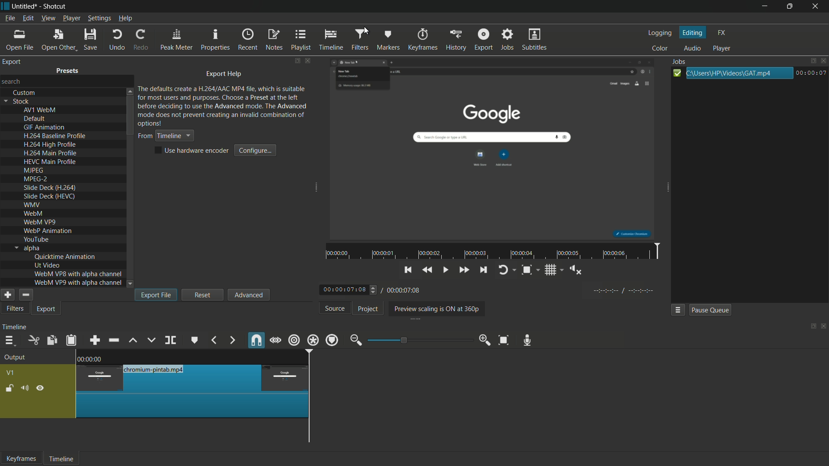 The image size is (829, 466). What do you see at coordinates (52, 161) in the screenshot?
I see `HEVC Main Profile` at bounding box center [52, 161].